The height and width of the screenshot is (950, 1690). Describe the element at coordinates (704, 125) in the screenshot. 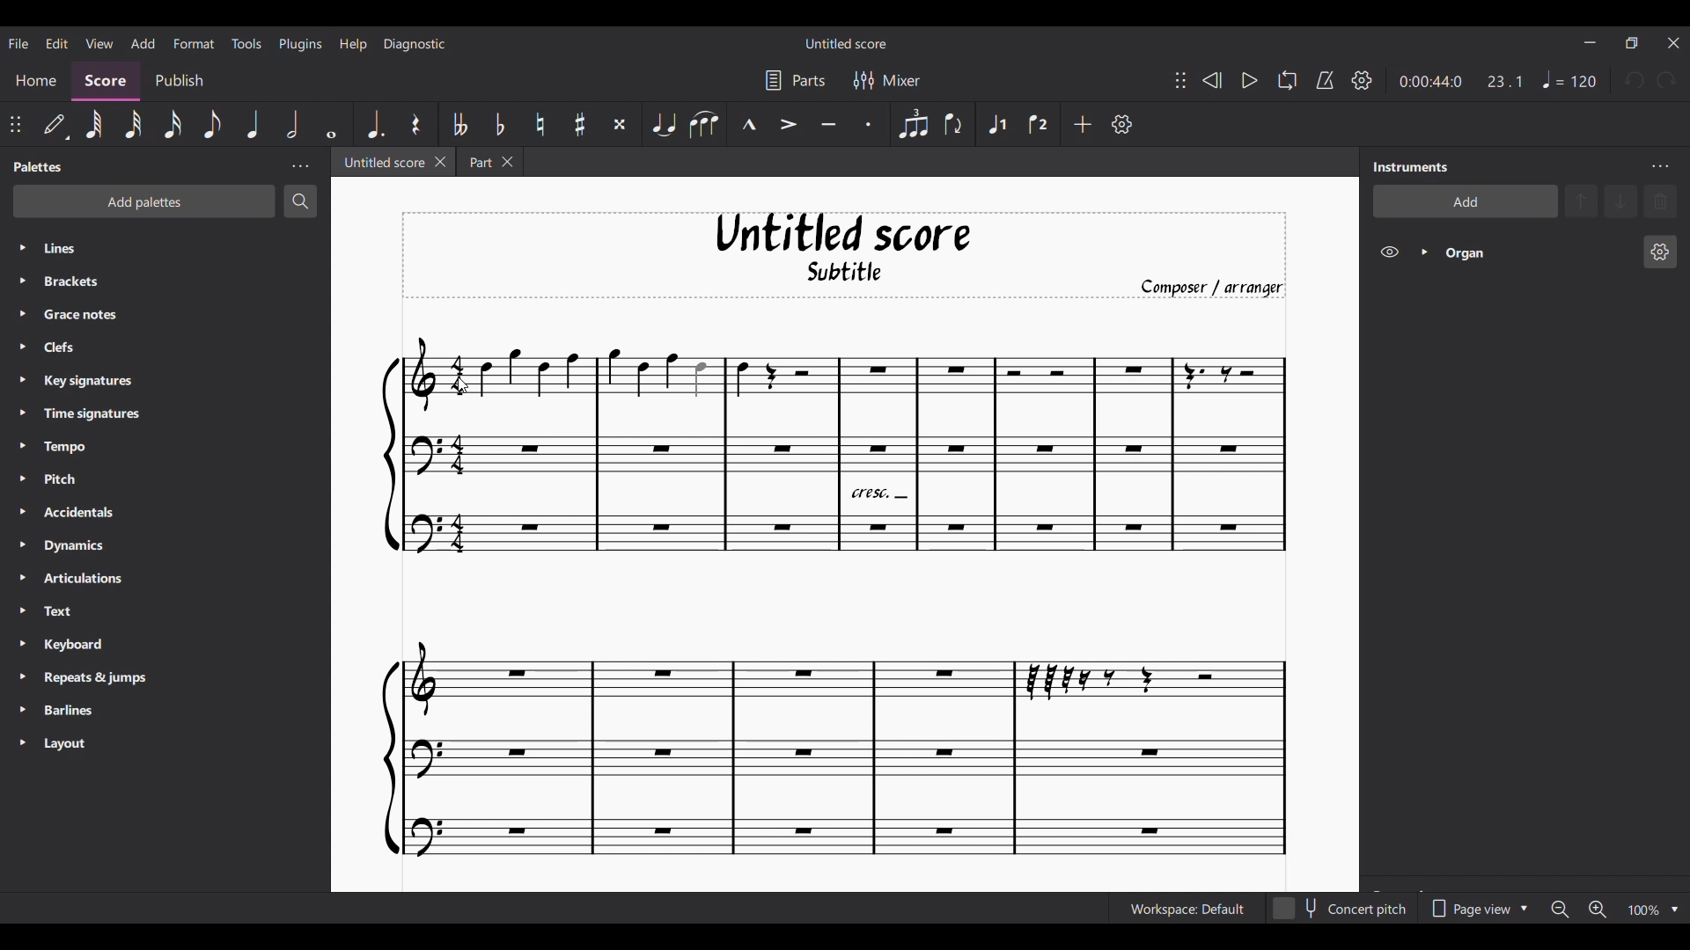

I see `Slur` at that location.